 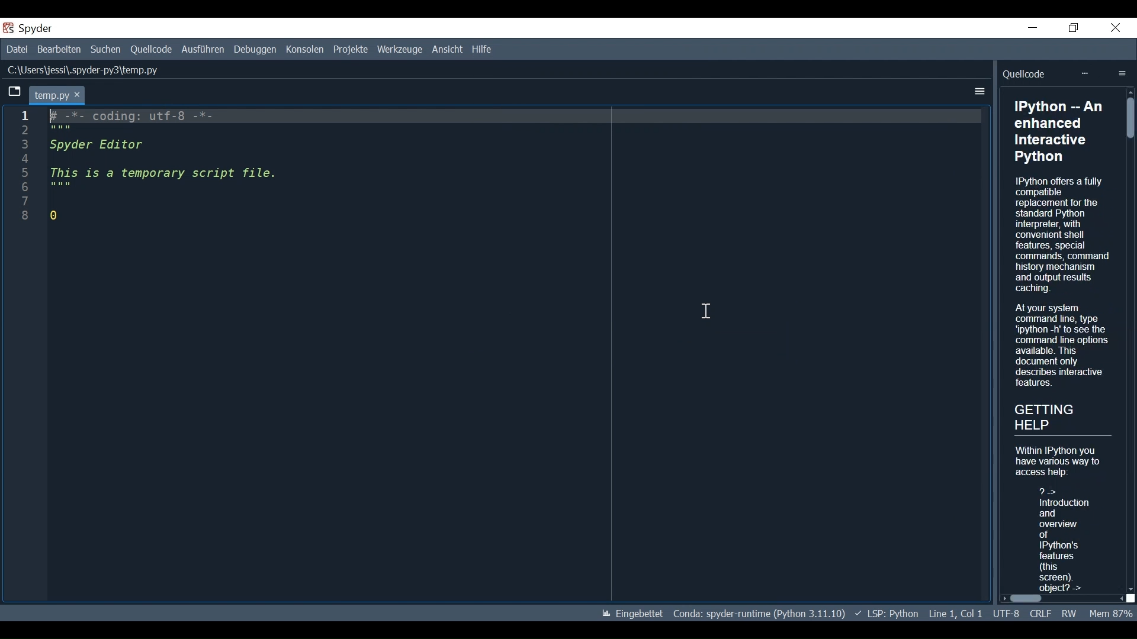 I want to click on Options, so click(x=1123, y=73).